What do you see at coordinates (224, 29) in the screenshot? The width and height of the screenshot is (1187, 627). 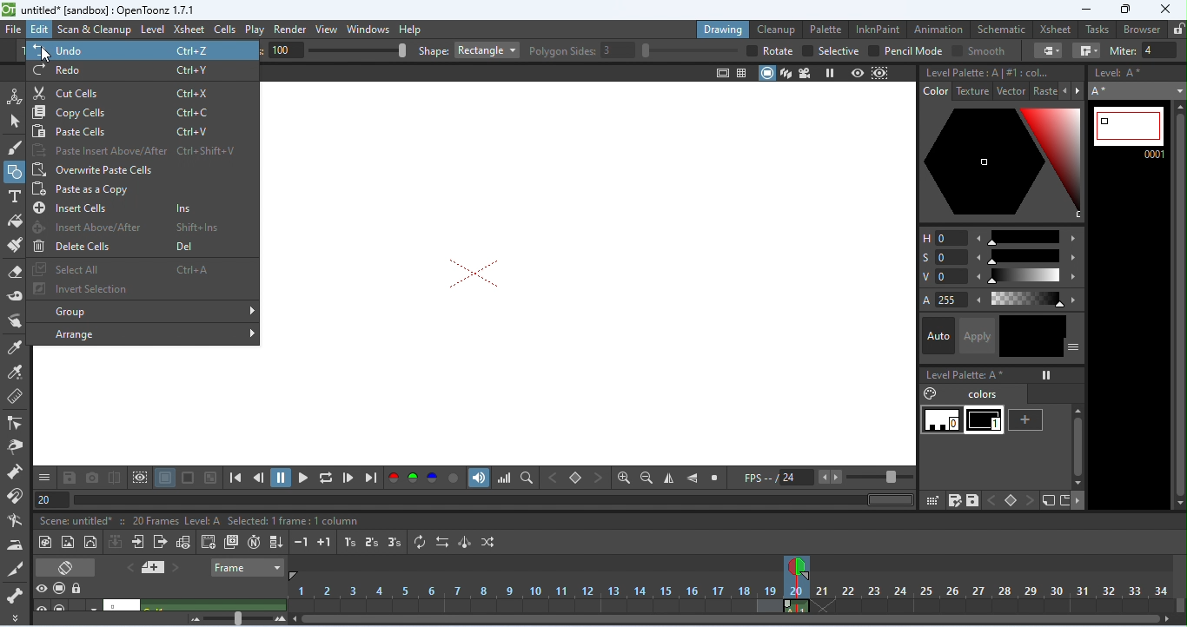 I see `cells` at bounding box center [224, 29].